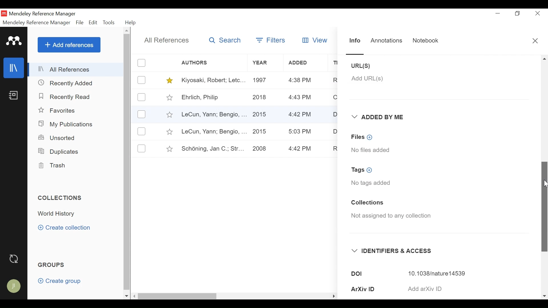  What do you see at coordinates (170, 149) in the screenshot?
I see `Toggle Favorites` at bounding box center [170, 149].